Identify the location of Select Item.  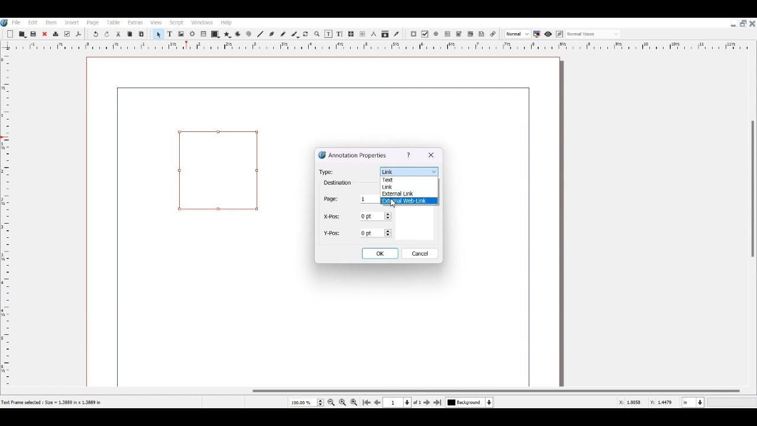
(158, 34).